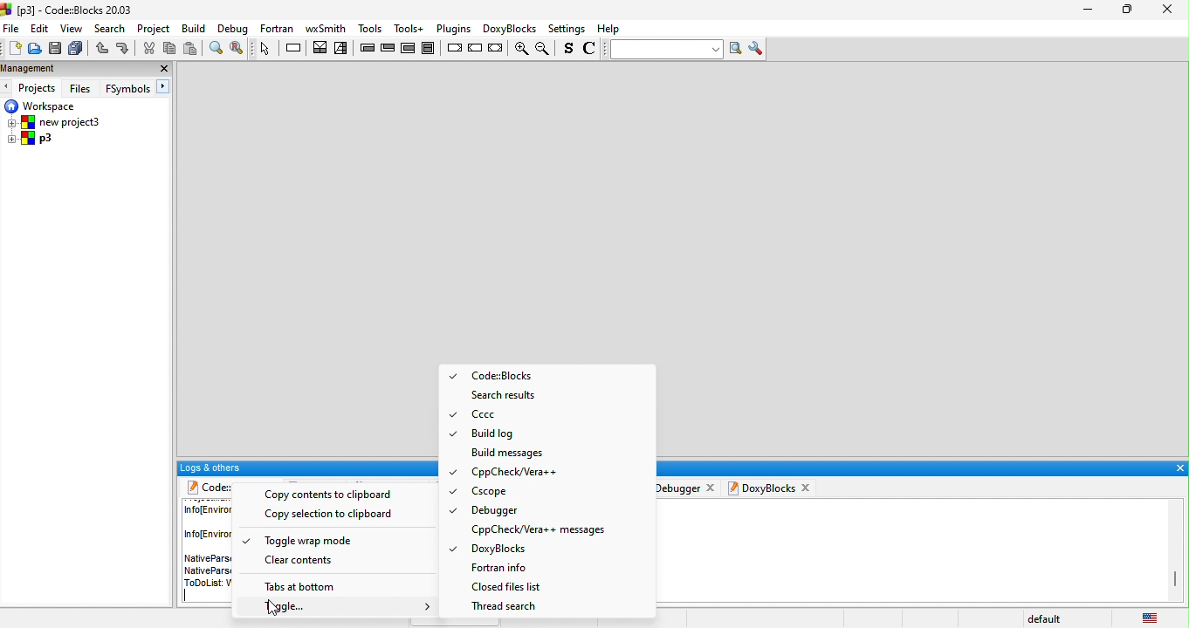  What do you see at coordinates (203, 584) in the screenshot?
I see `todo list` at bounding box center [203, 584].